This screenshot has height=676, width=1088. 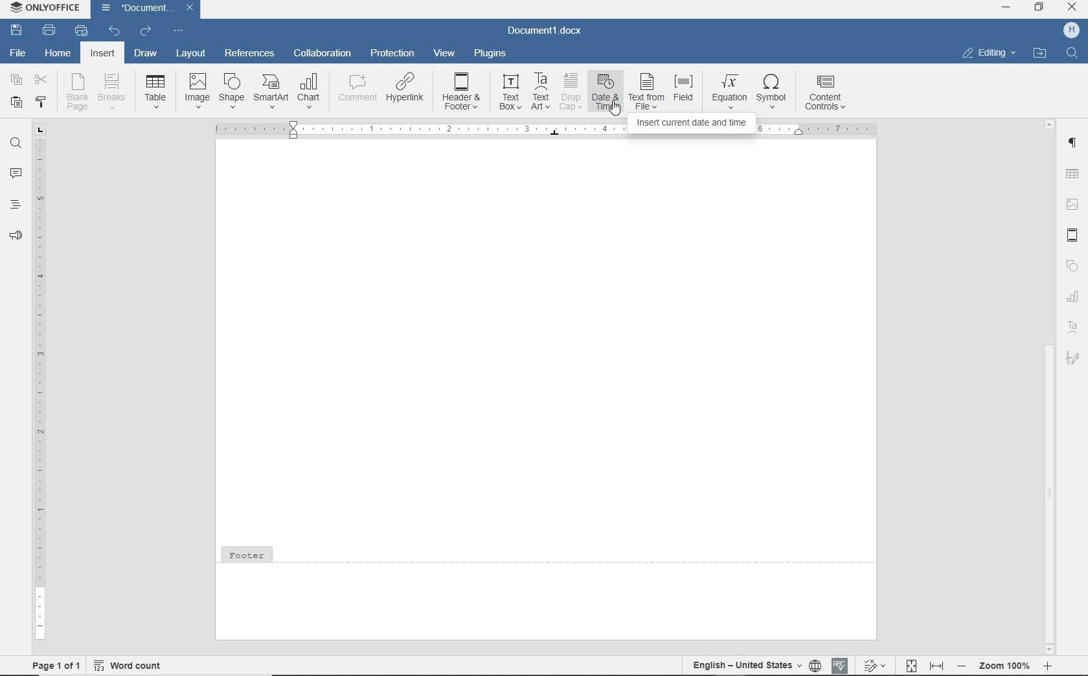 What do you see at coordinates (130, 666) in the screenshot?
I see `Word count` at bounding box center [130, 666].